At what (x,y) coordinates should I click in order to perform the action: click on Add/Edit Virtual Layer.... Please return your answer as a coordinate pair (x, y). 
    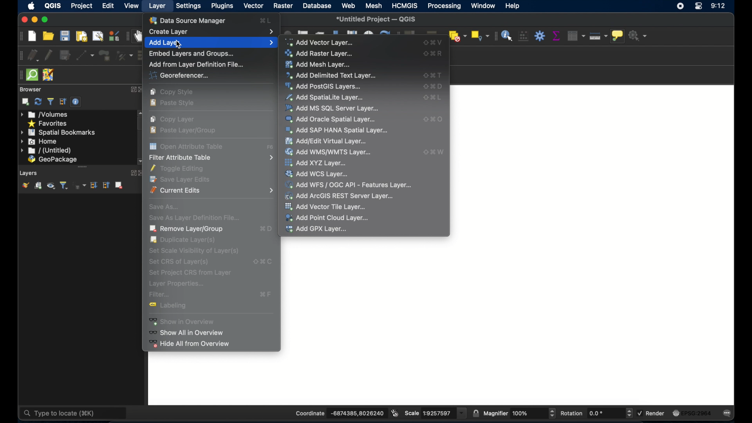
    Looking at the image, I should click on (366, 140).